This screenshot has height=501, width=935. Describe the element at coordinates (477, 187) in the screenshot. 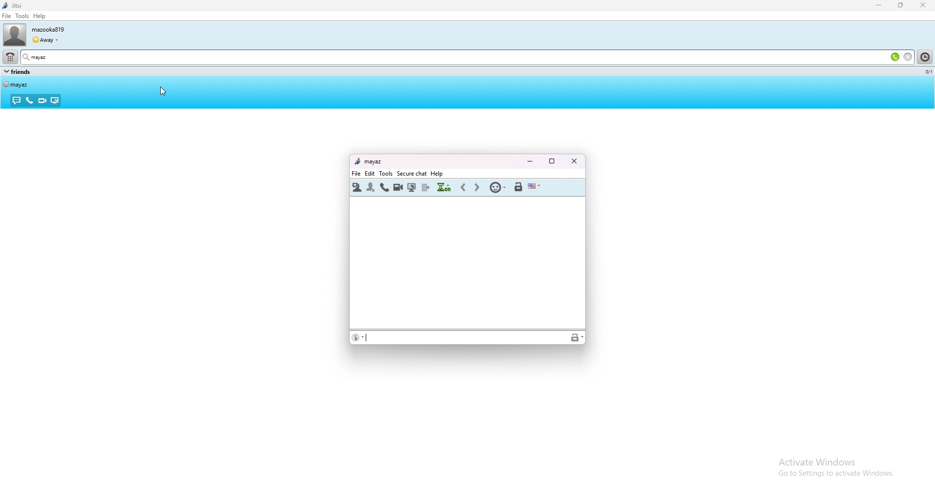

I see `next` at that location.